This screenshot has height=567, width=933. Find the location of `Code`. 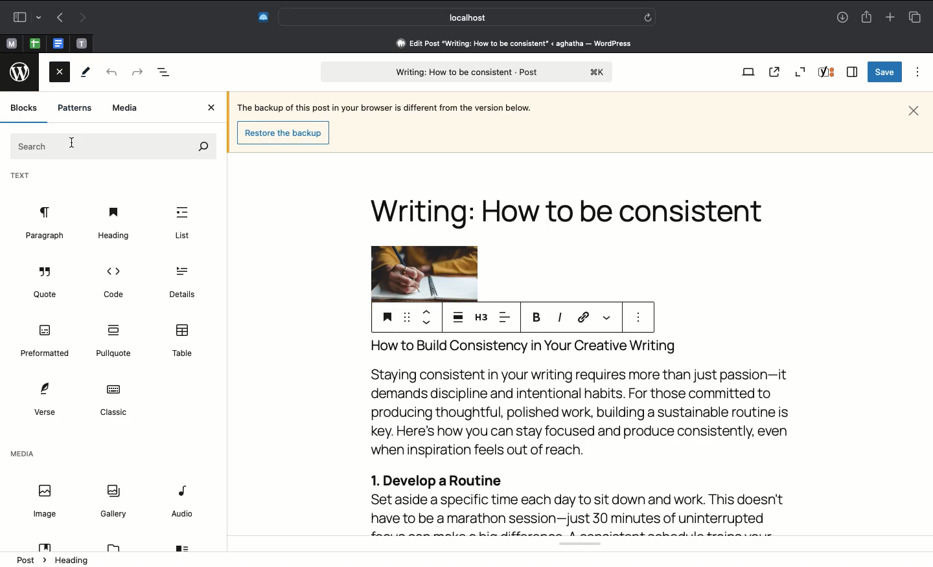

Code is located at coordinates (112, 282).